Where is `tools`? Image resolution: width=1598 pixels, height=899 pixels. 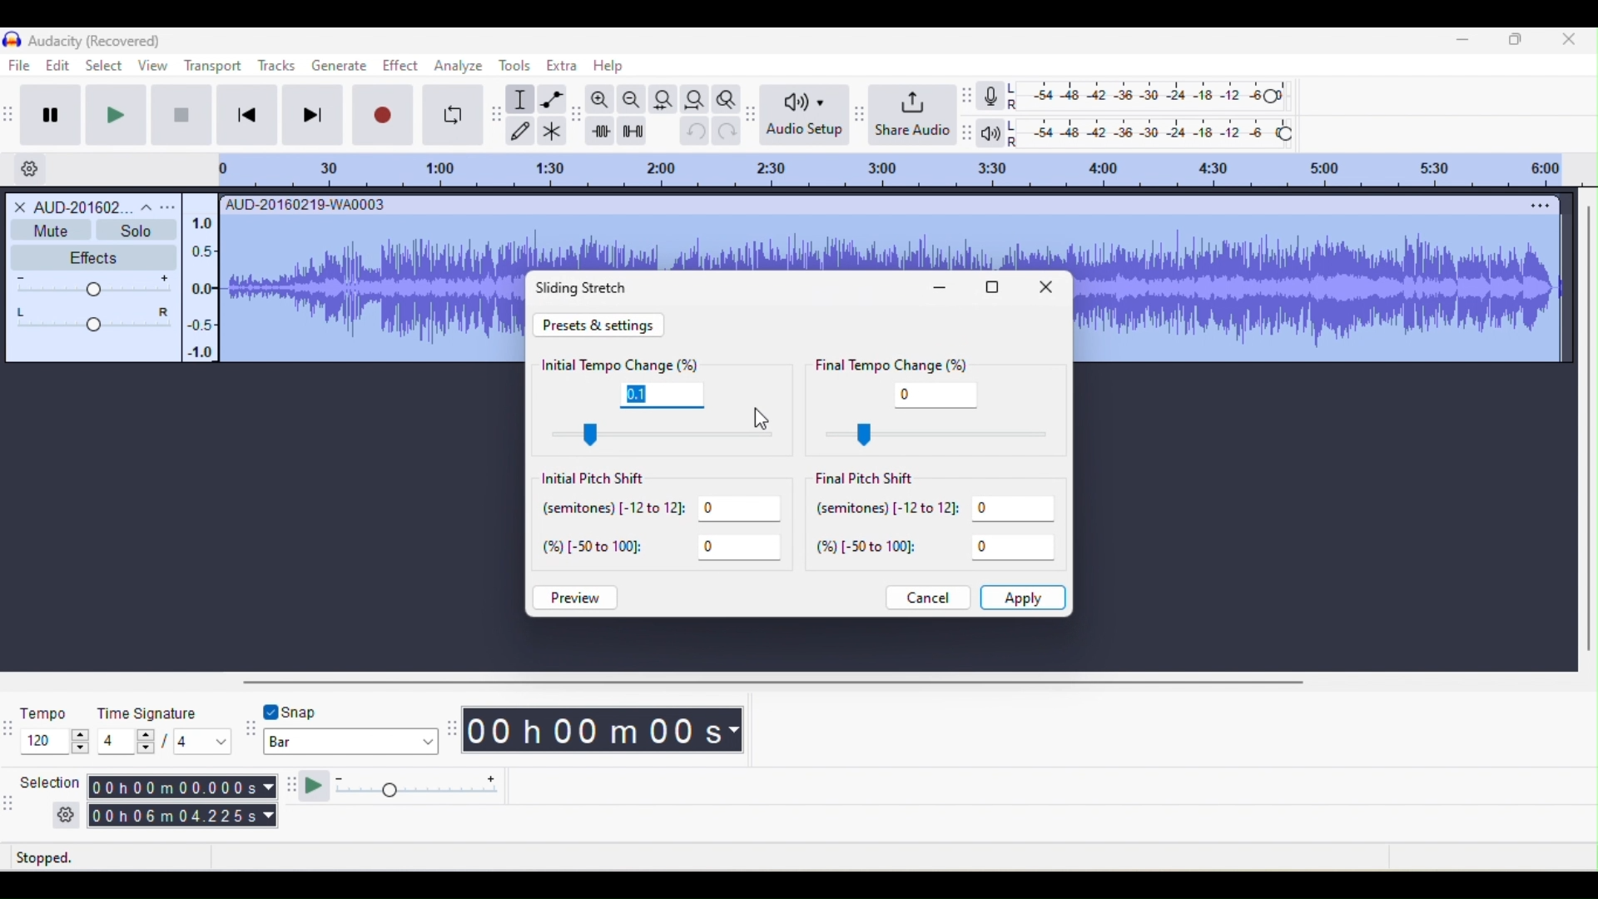
tools is located at coordinates (520, 67).